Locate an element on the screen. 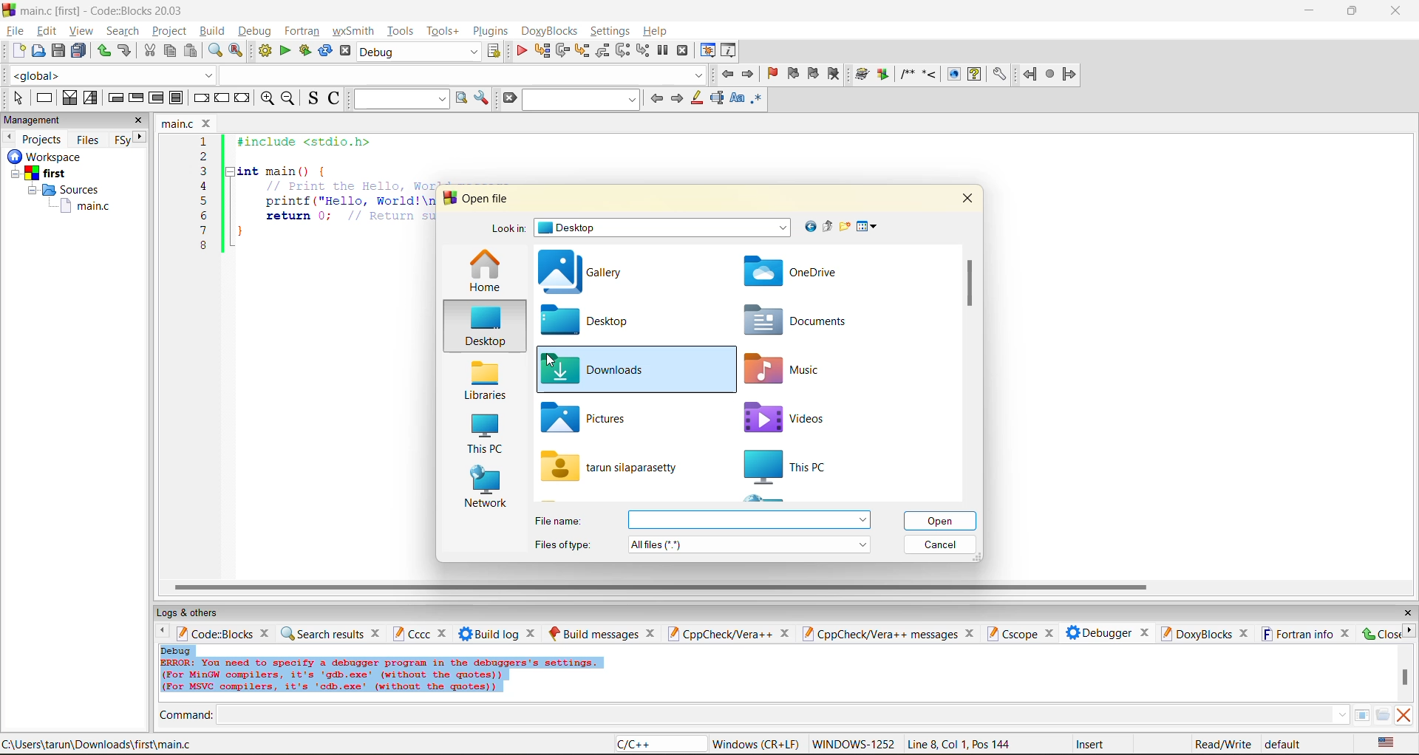 The image size is (1419, 755). paste is located at coordinates (191, 51).